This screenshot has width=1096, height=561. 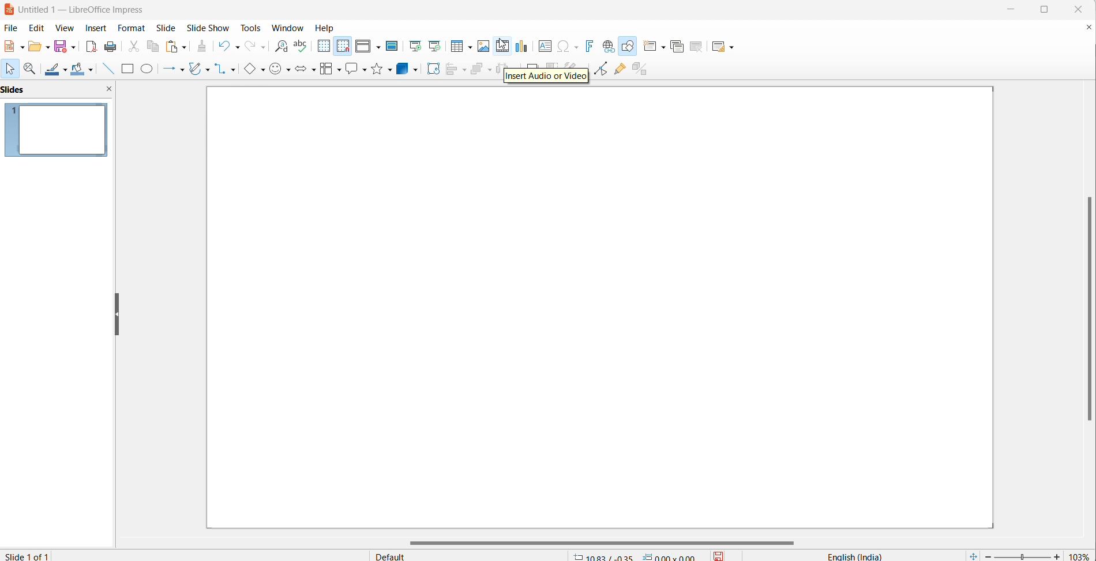 What do you see at coordinates (250, 47) in the screenshot?
I see `redo` at bounding box center [250, 47].